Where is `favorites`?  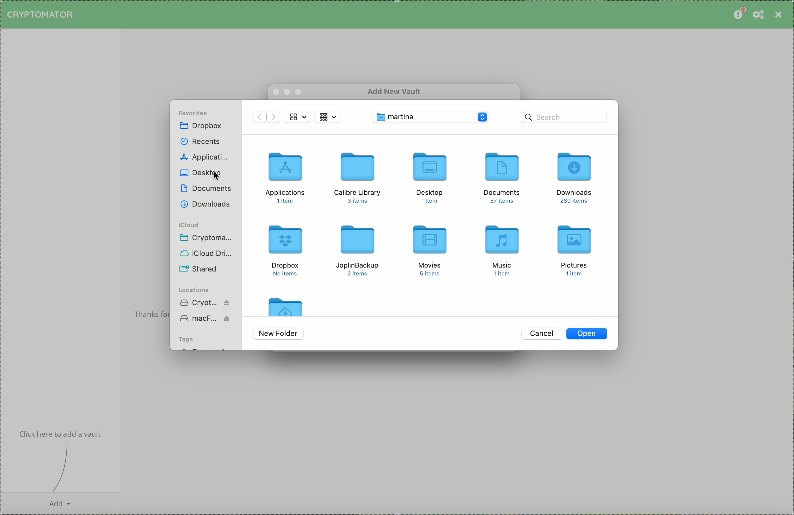
favorites is located at coordinates (192, 114).